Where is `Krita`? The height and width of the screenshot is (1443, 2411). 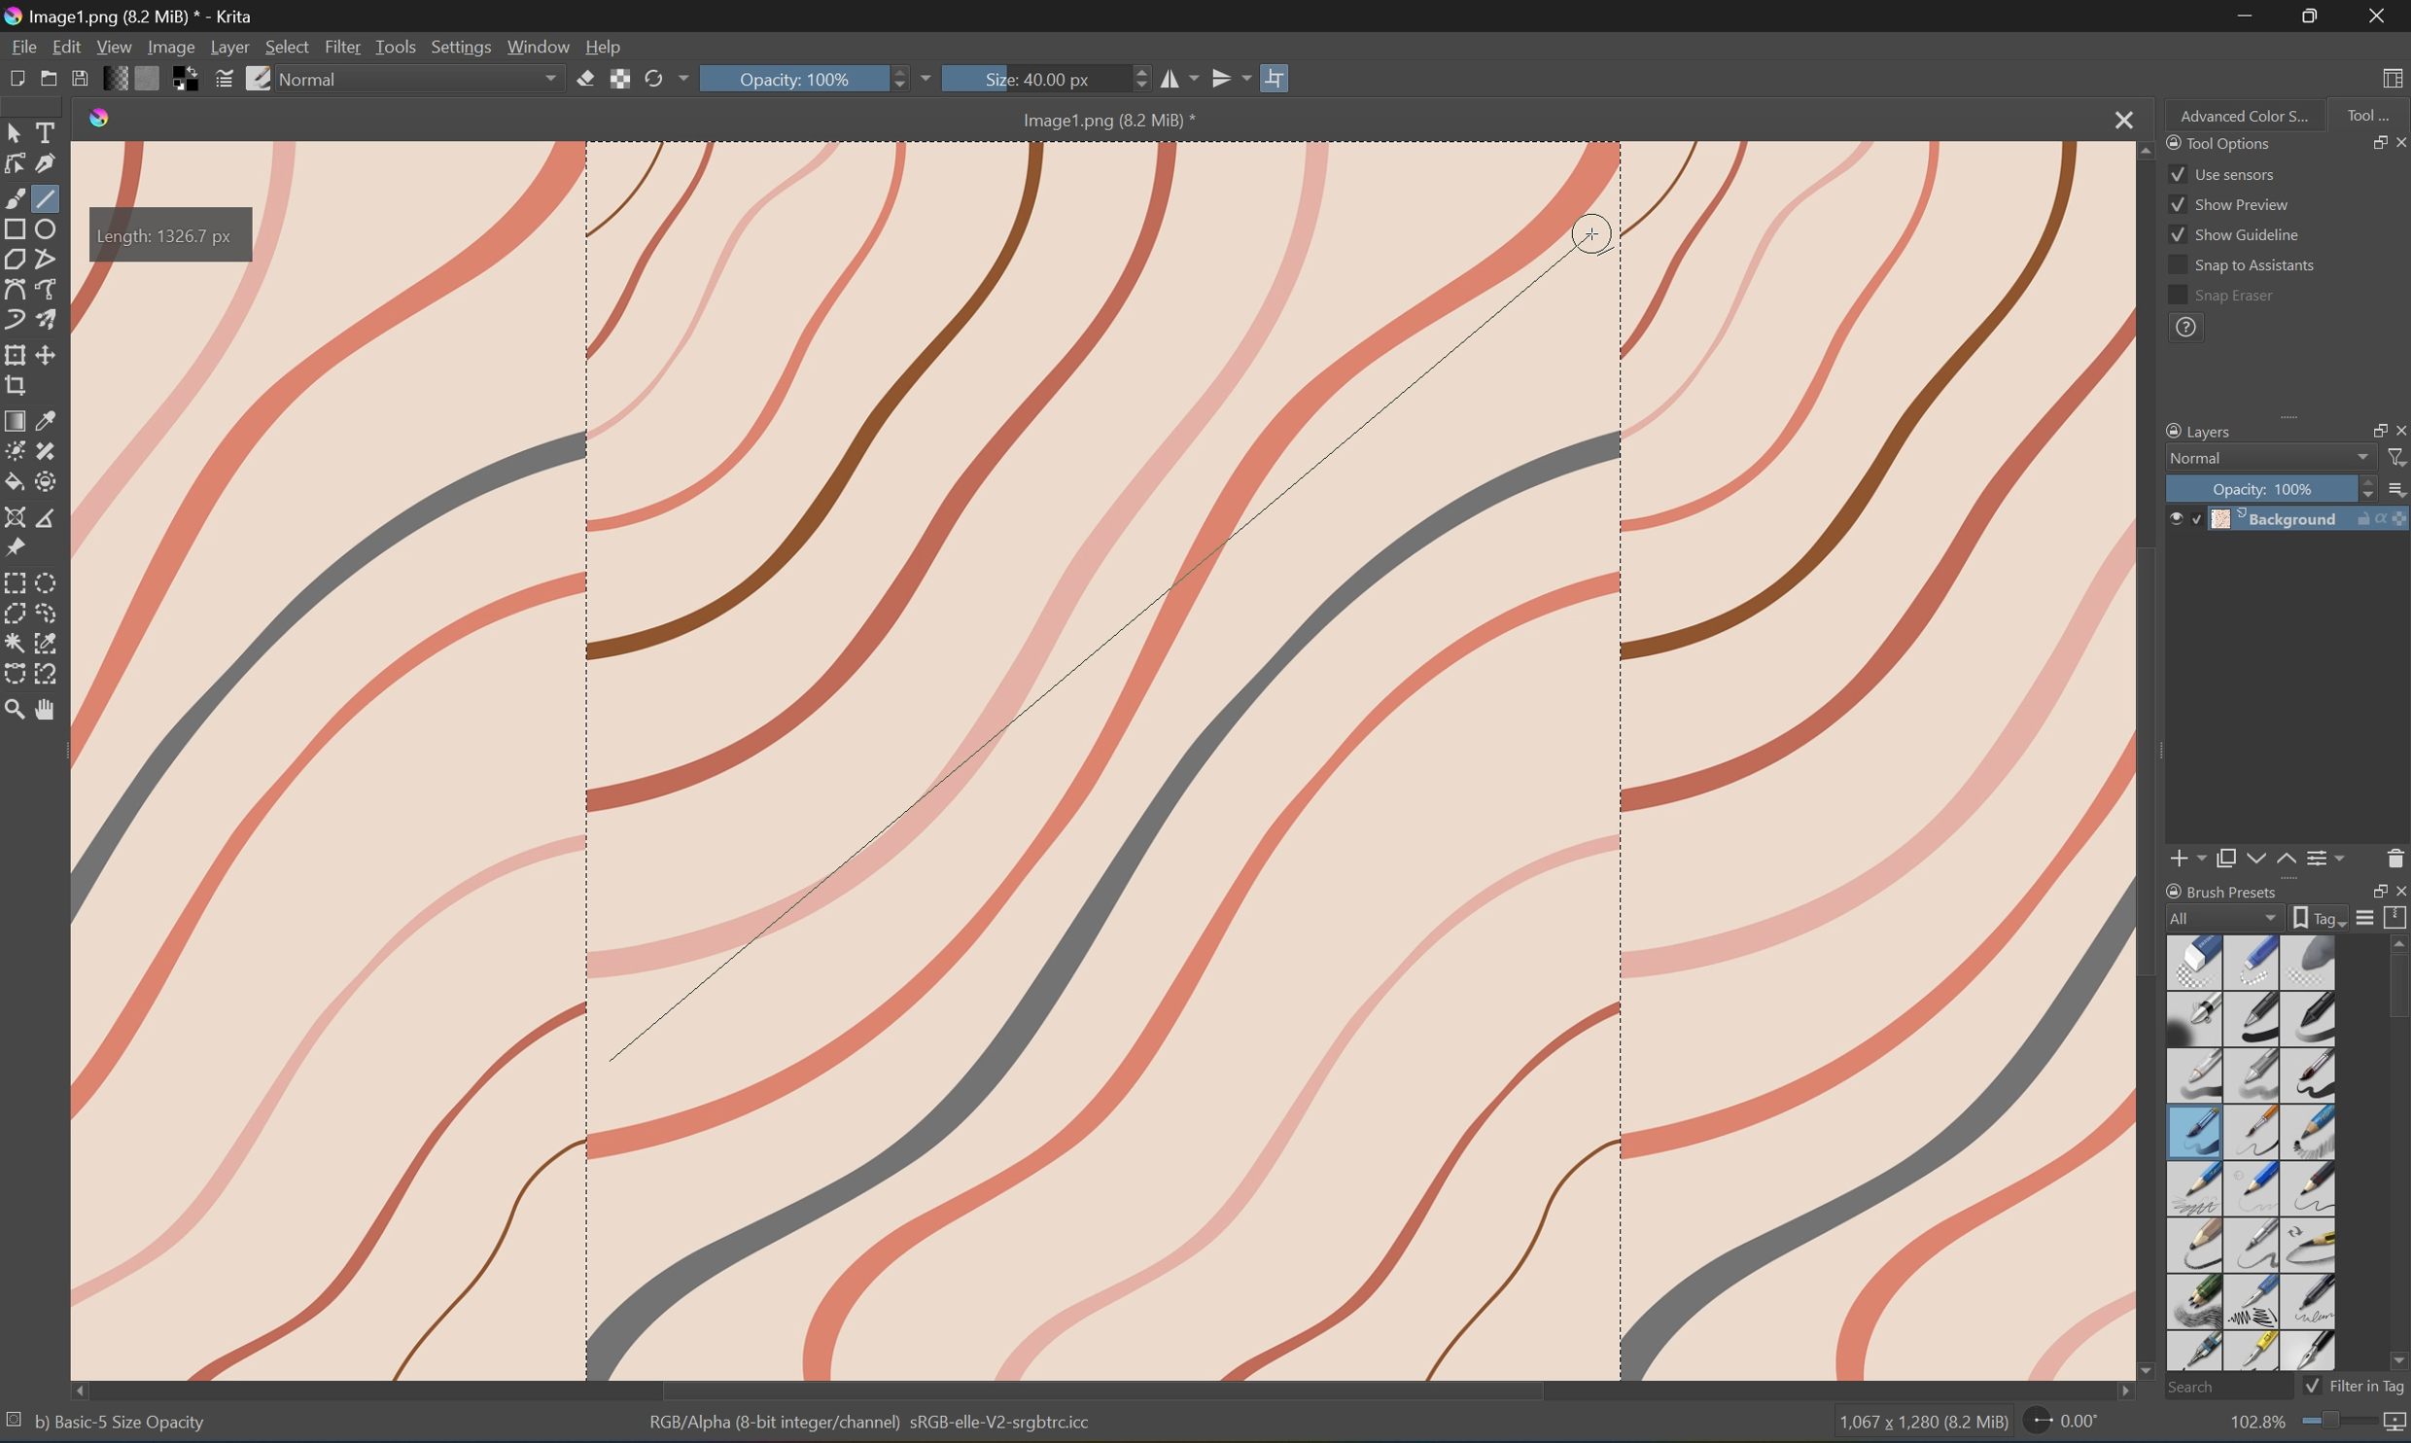
Krita is located at coordinates (101, 120).